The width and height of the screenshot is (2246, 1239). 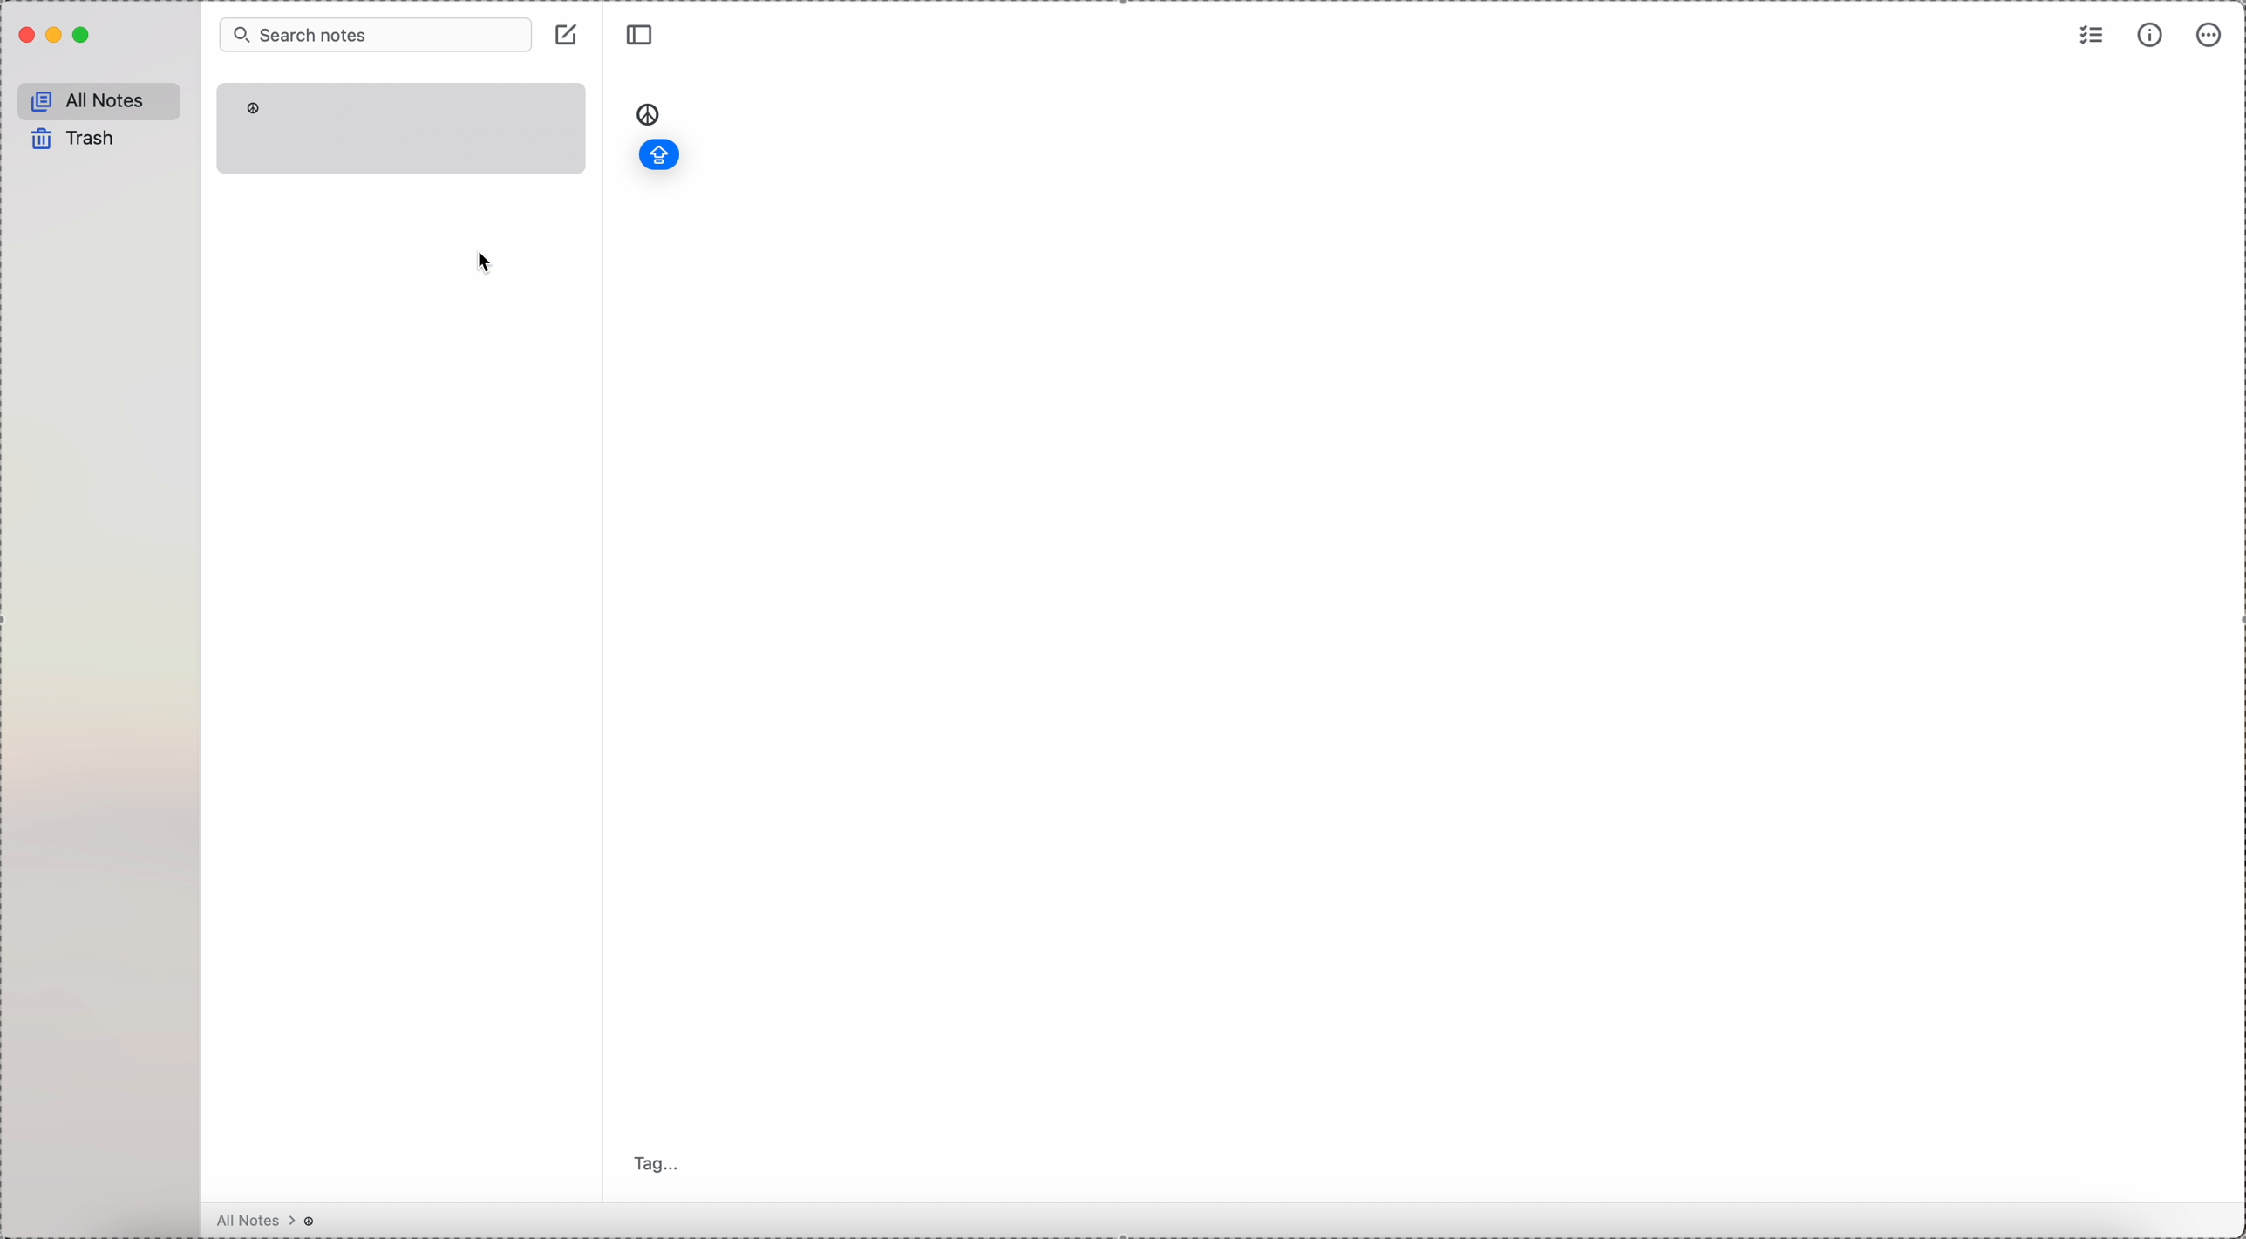 I want to click on minimize Simplenote, so click(x=55, y=38).